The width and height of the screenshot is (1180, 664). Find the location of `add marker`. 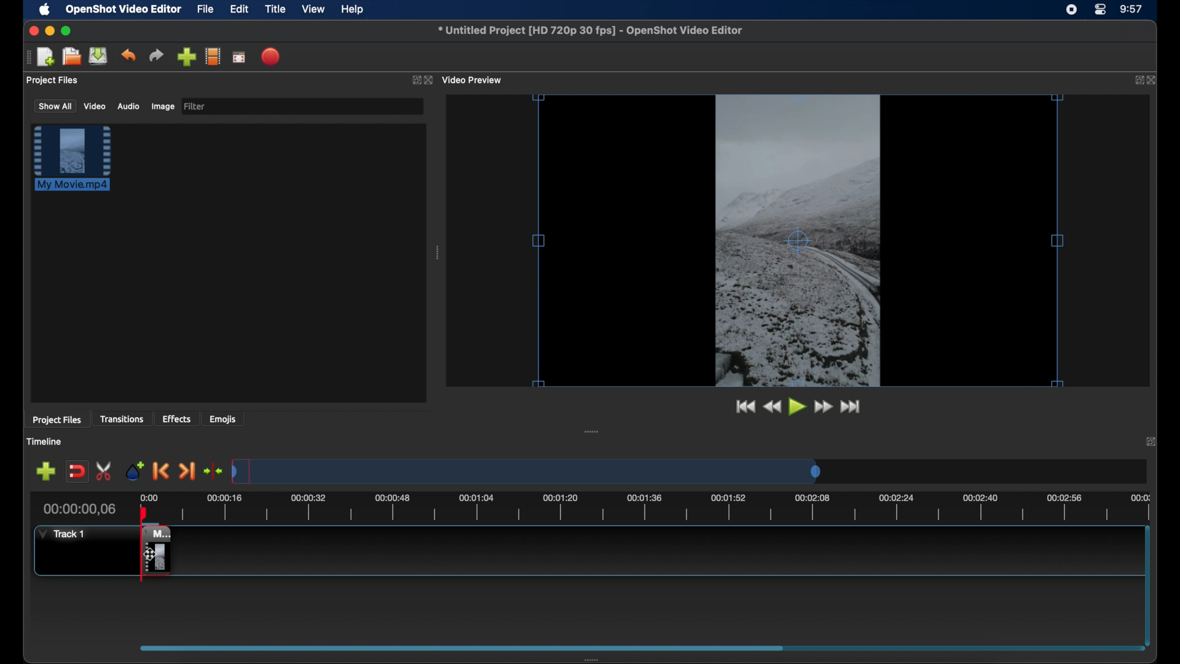

add marker is located at coordinates (135, 470).